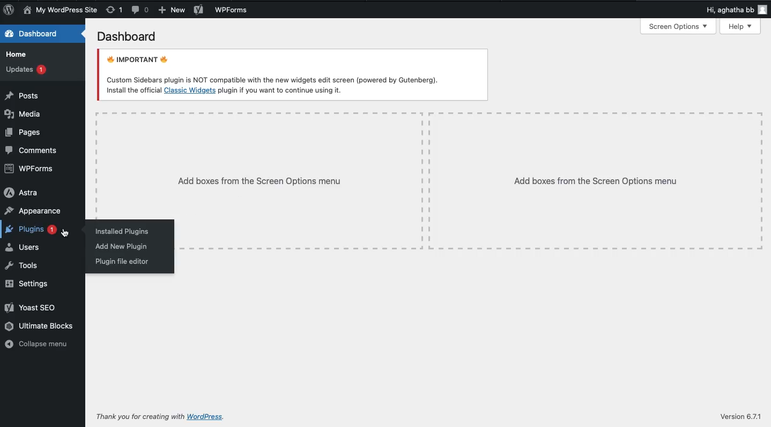  Describe the element at coordinates (128, 36) in the screenshot. I see `Dashboard` at that location.